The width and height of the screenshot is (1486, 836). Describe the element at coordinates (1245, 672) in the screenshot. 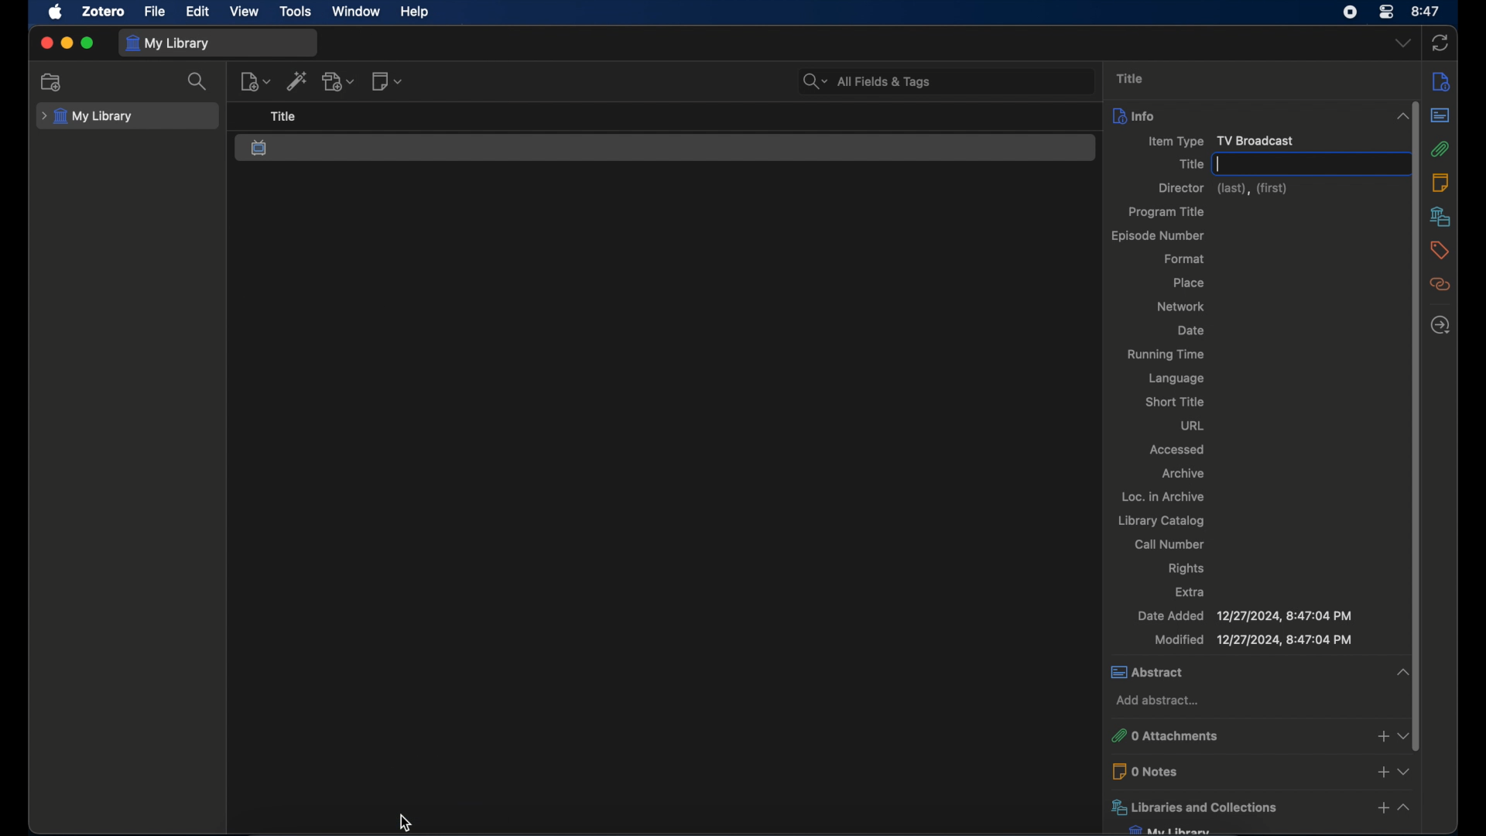

I see `abstract` at that location.